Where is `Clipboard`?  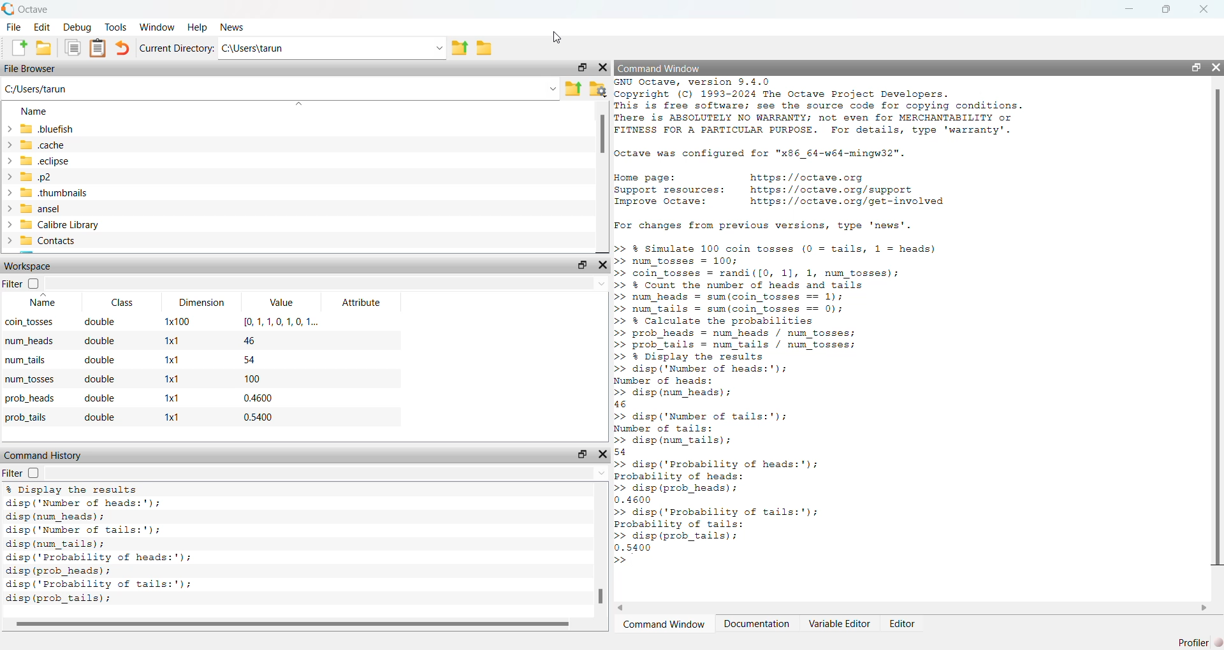 Clipboard is located at coordinates (97, 48).